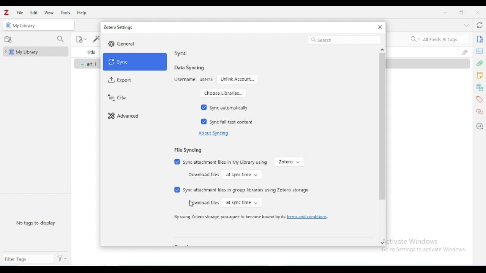  What do you see at coordinates (188, 150) in the screenshot?
I see `file syncing` at bounding box center [188, 150].